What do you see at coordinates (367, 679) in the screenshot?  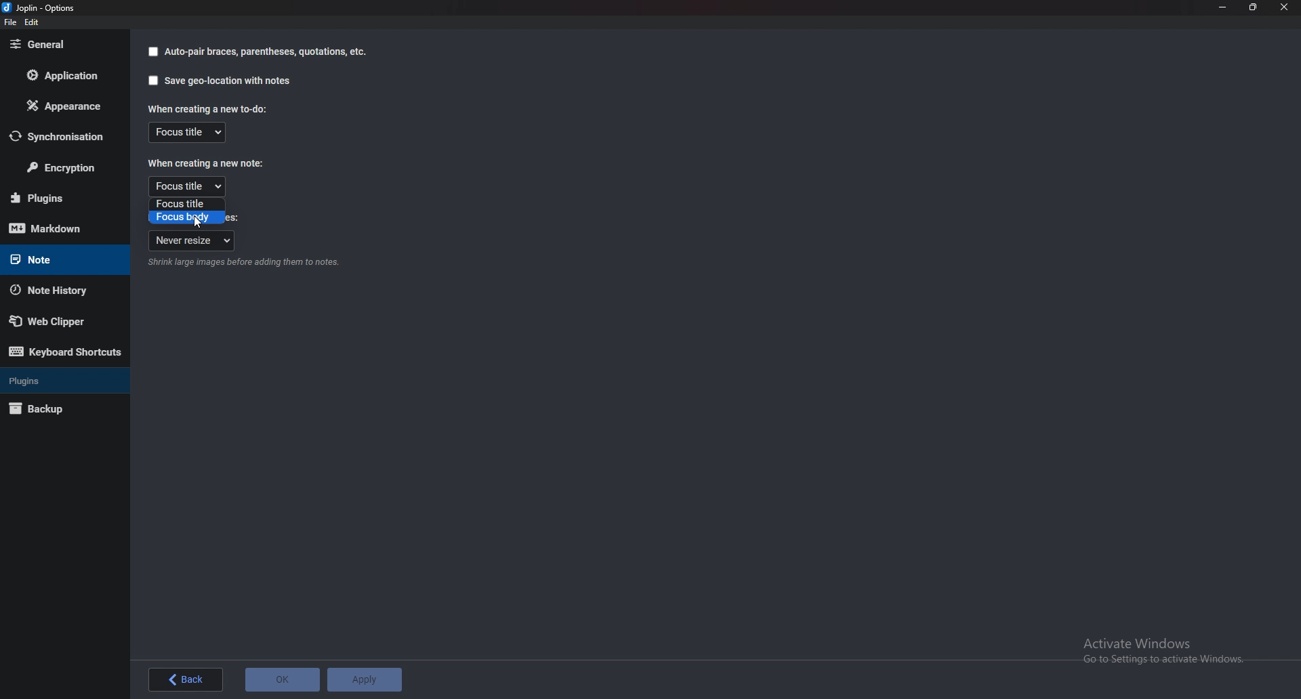 I see `Apply` at bounding box center [367, 679].